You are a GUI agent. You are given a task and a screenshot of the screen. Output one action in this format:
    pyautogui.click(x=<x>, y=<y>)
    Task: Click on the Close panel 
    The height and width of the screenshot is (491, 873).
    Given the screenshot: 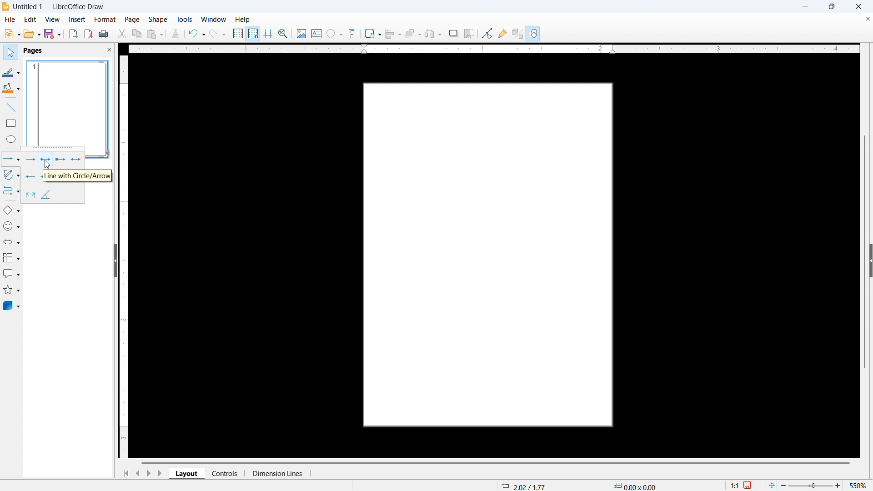 What is the action you would take?
    pyautogui.click(x=109, y=49)
    